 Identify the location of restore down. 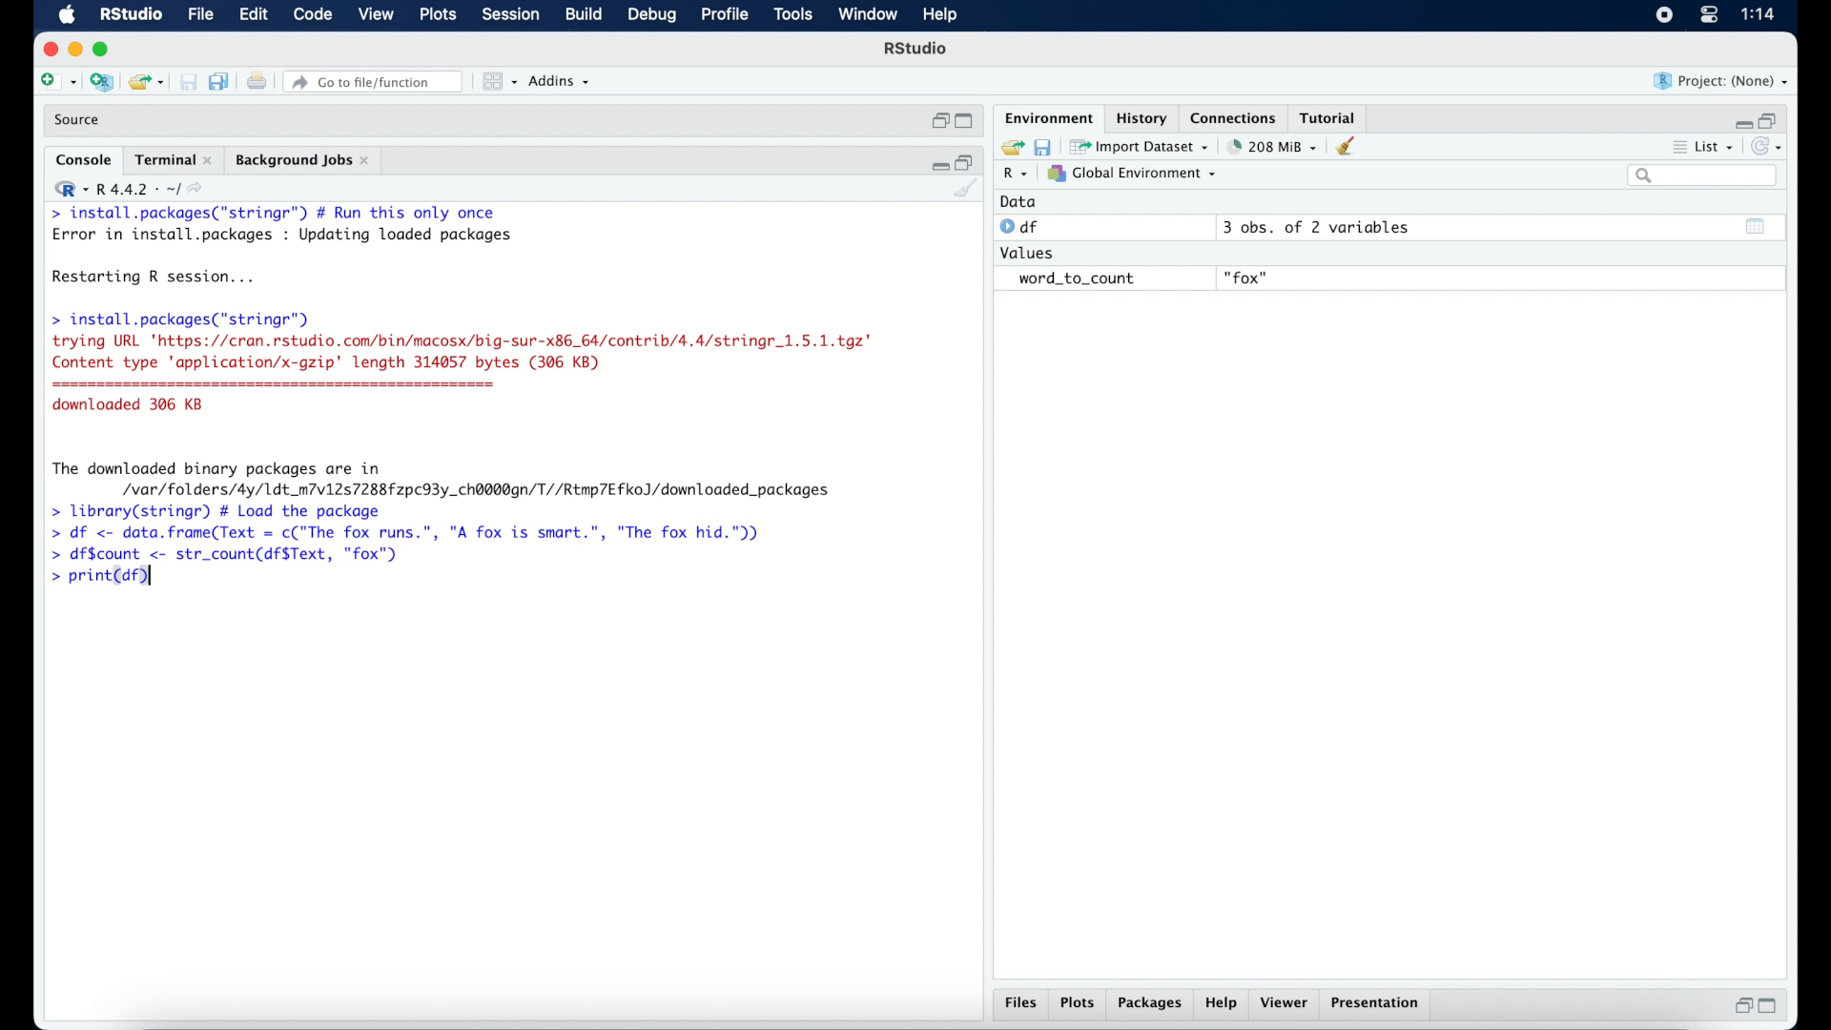
(1740, 1005).